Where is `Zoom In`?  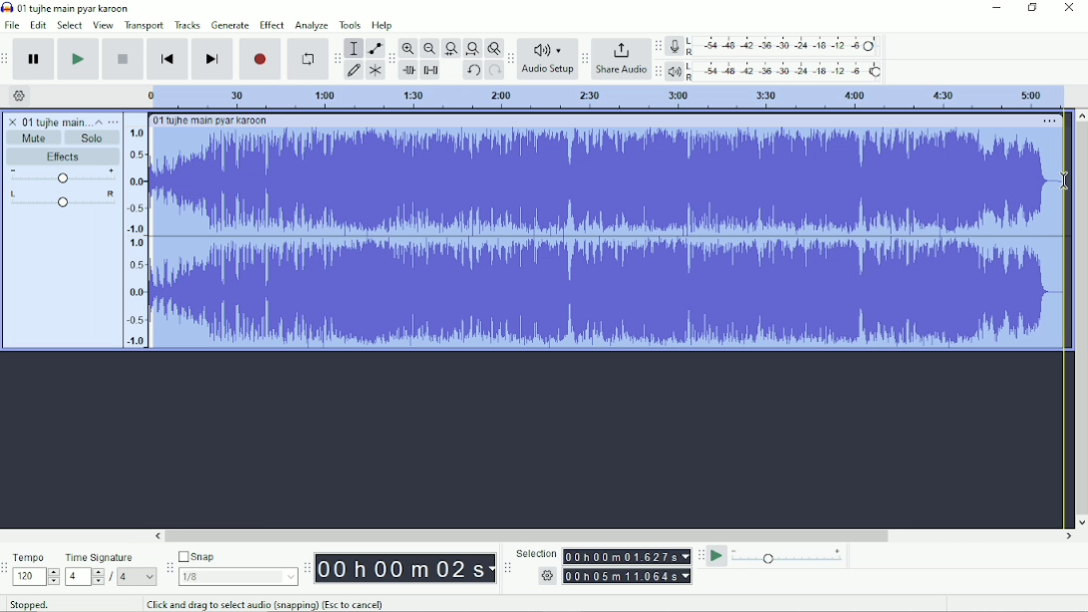 Zoom In is located at coordinates (408, 48).